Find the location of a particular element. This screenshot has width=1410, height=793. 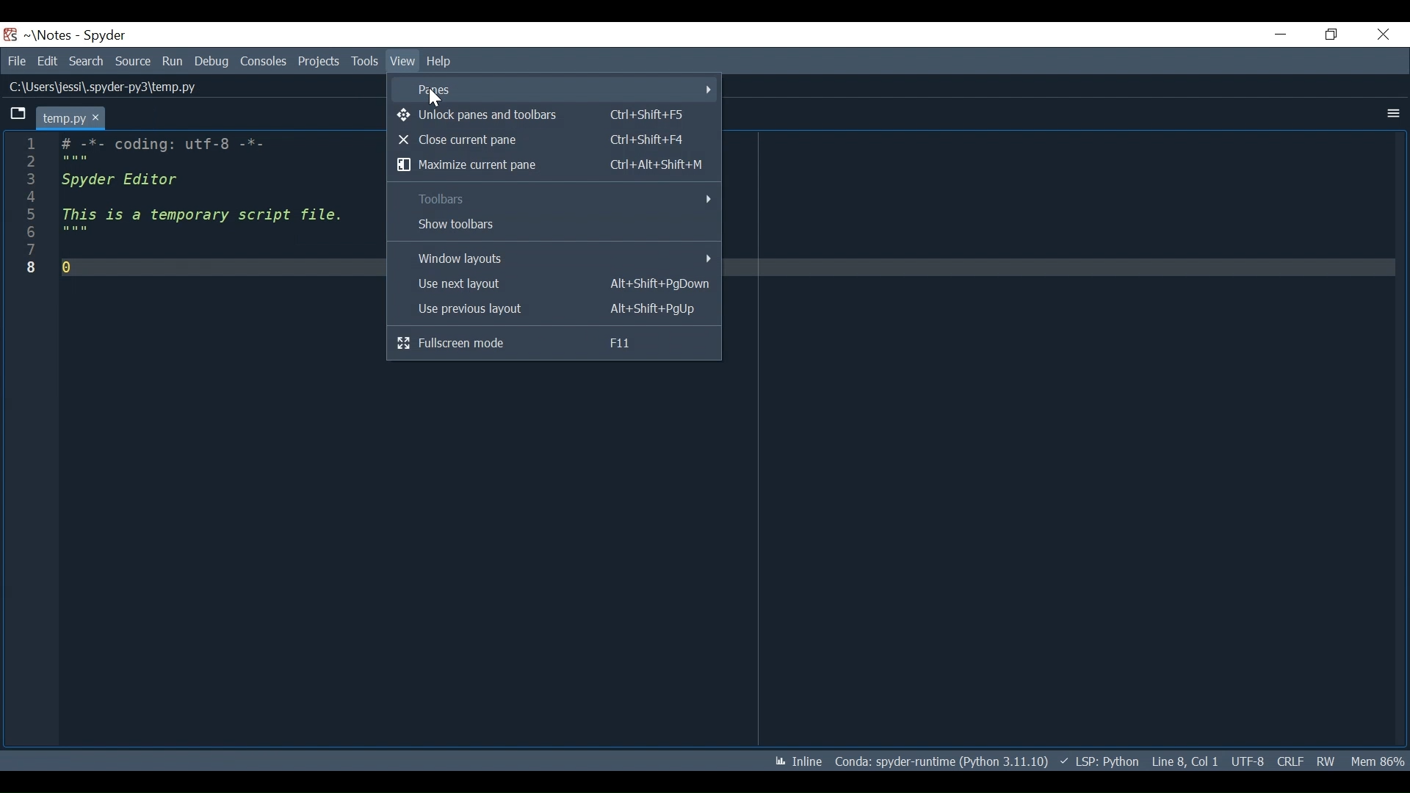

View is located at coordinates (402, 61).